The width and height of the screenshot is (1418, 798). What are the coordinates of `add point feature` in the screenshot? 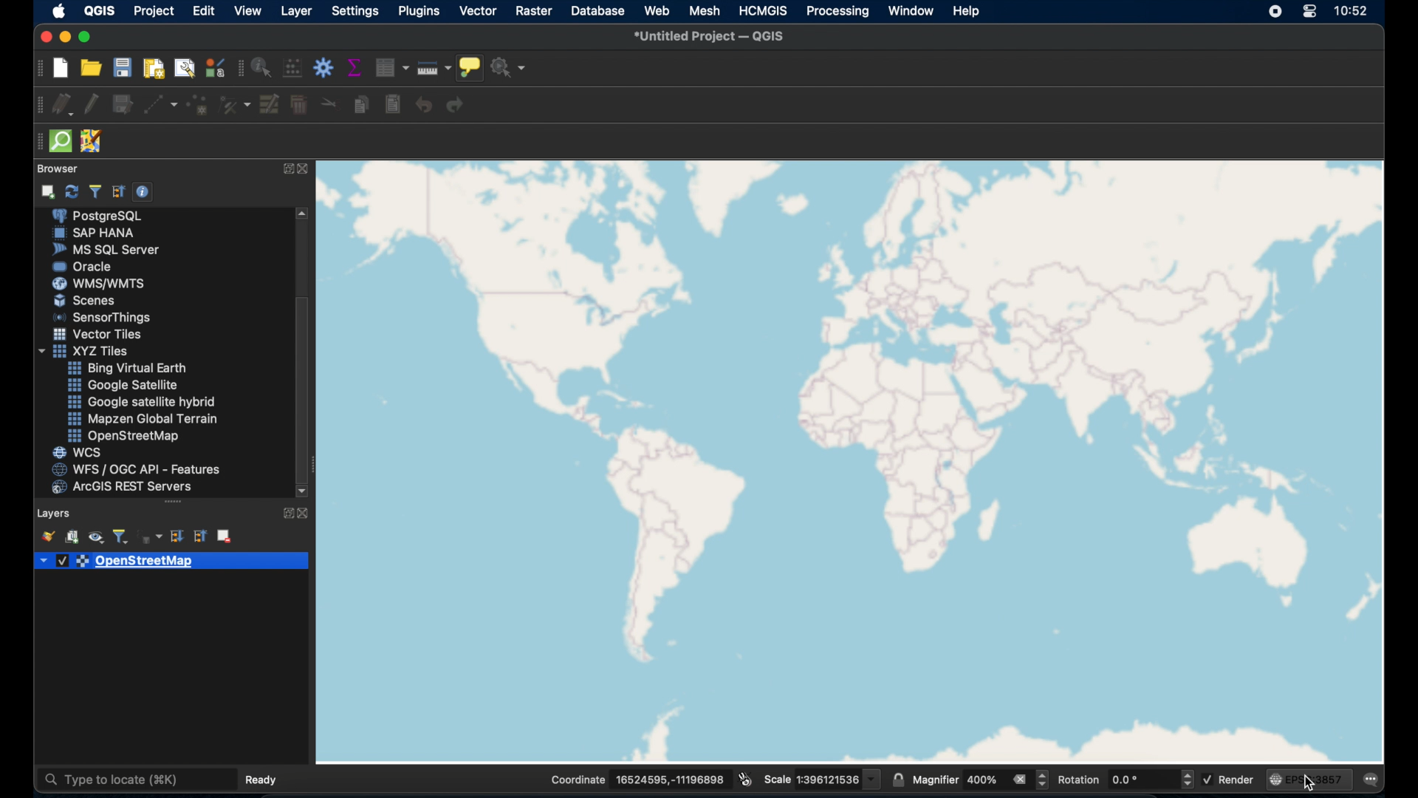 It's located at (199, 106).